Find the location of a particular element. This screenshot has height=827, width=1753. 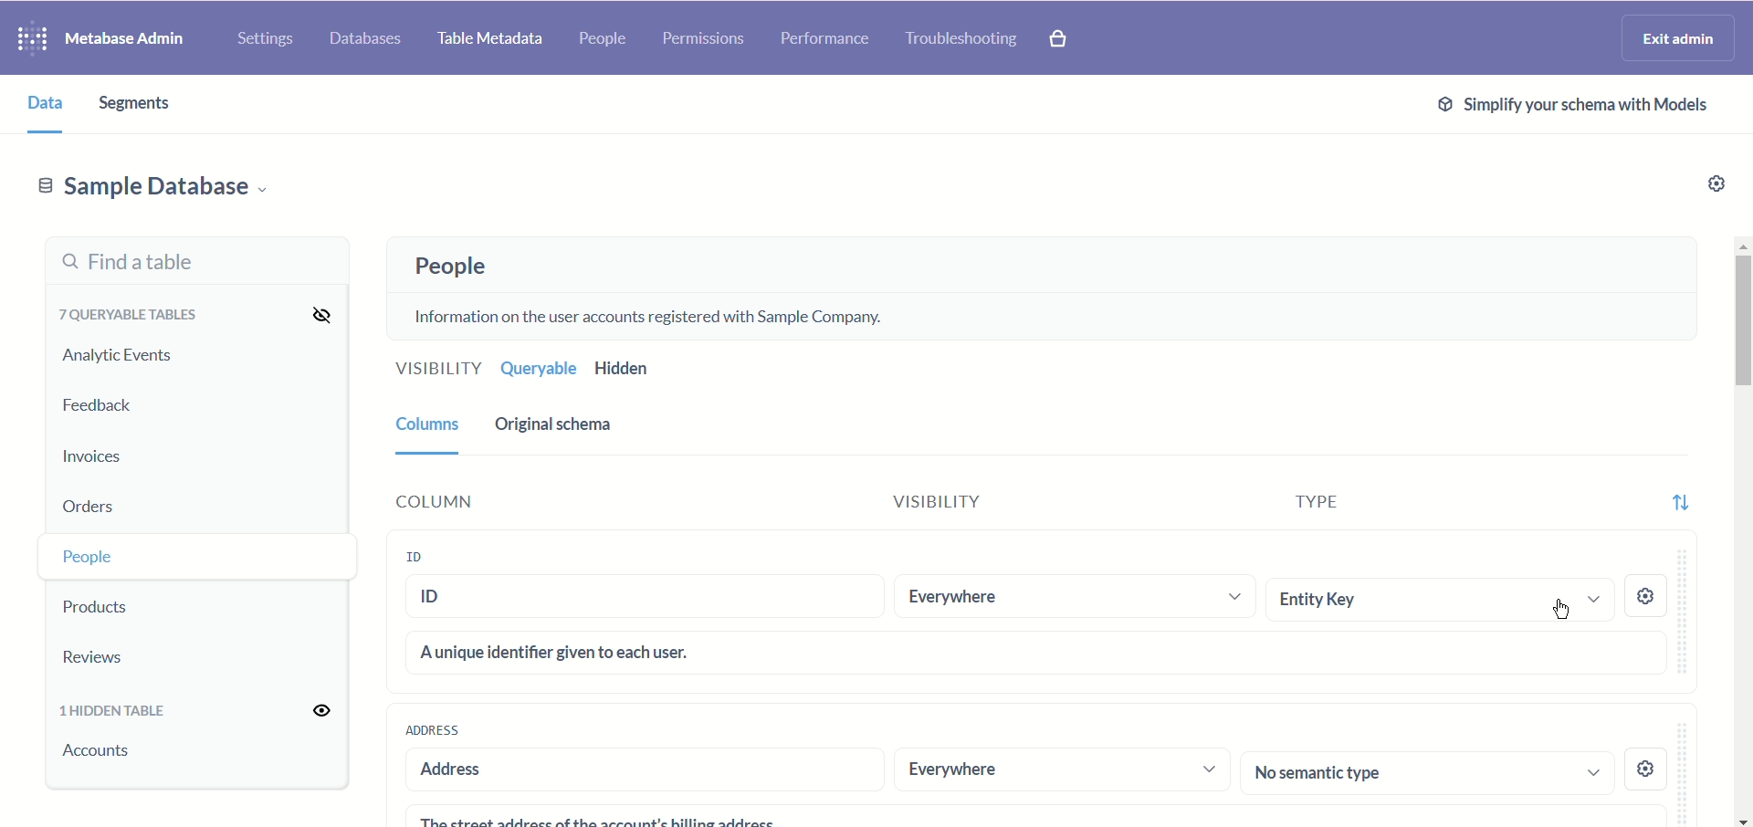

7 queryable tables is located at coordinates (124, 314).